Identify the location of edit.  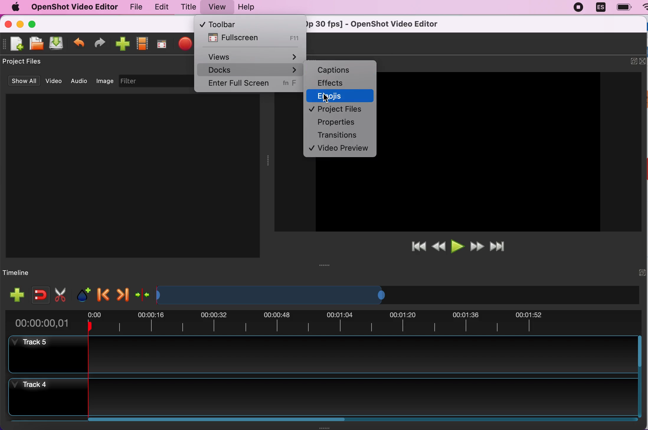
(159, 7).